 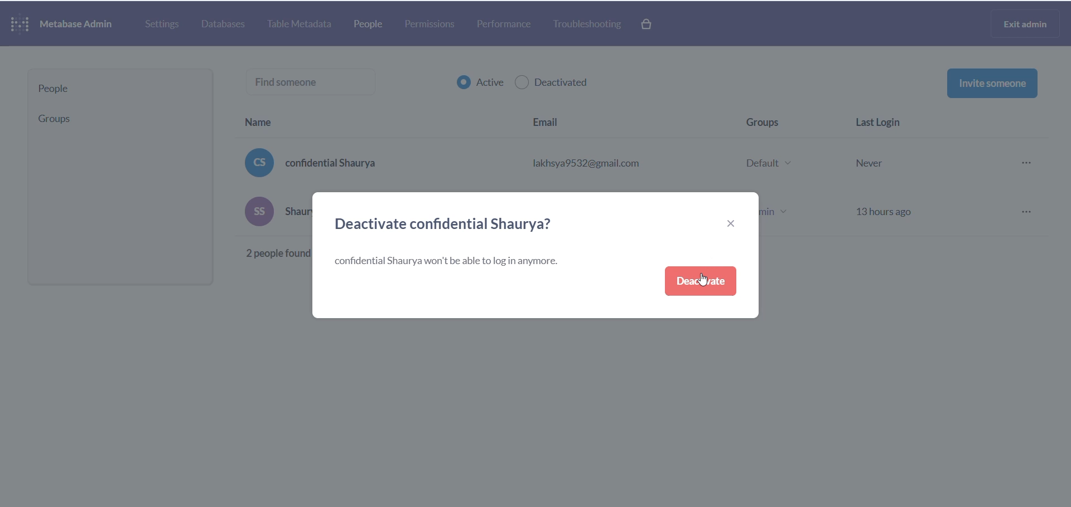 What do you see at coordinates (731, 223) in the screenshot?
I see `close` at bounding box center [731, 223].